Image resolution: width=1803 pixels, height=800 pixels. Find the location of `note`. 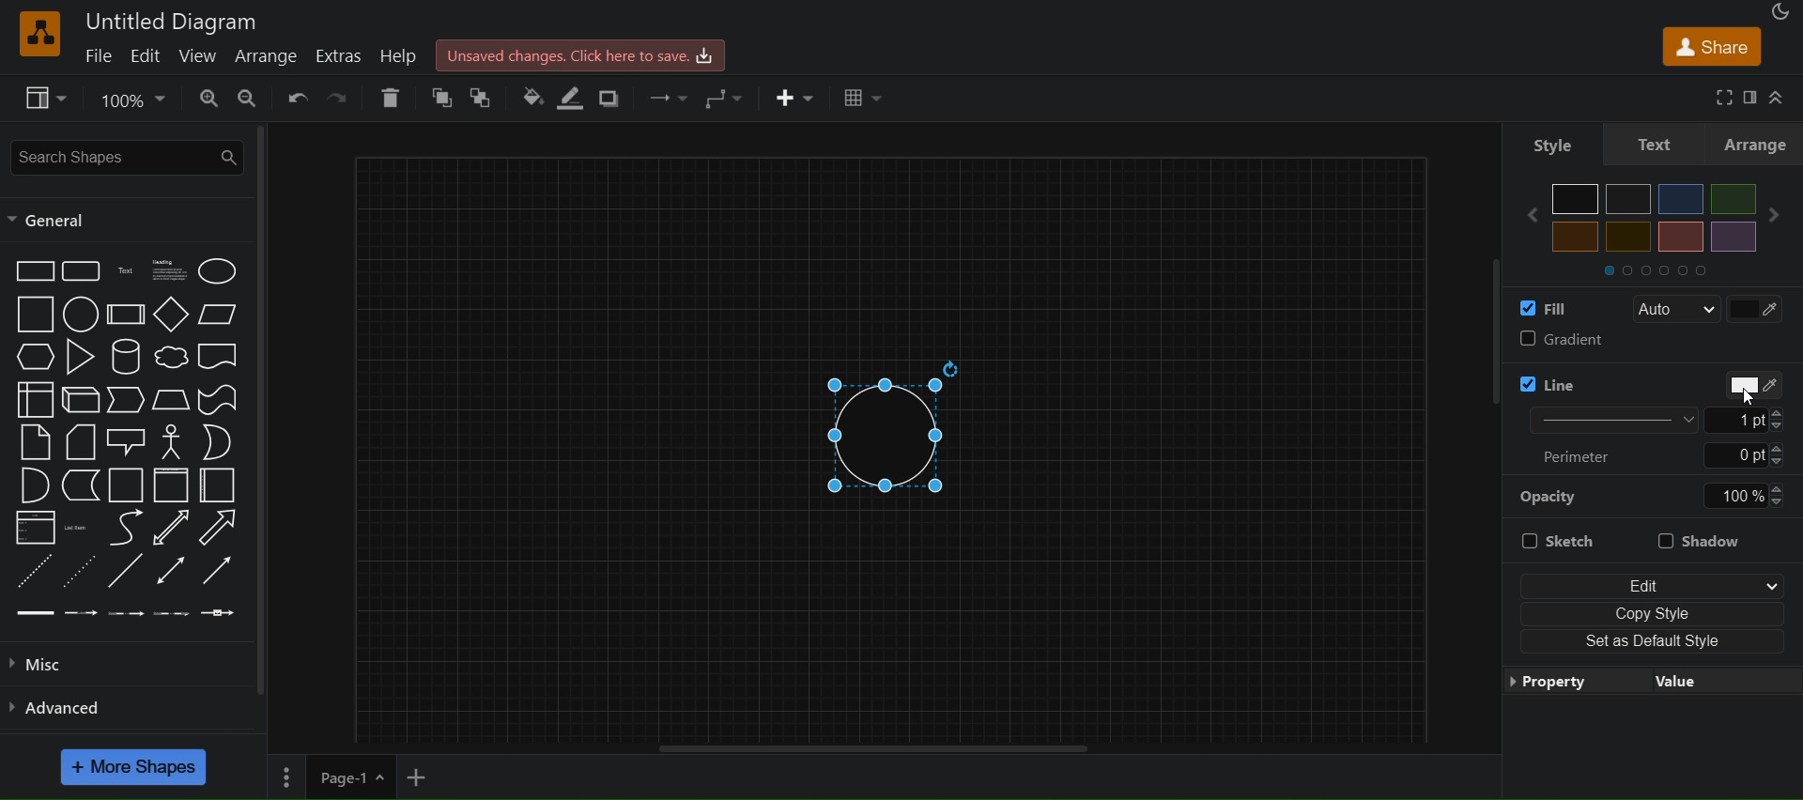

note is located at coordinates (34, 441).